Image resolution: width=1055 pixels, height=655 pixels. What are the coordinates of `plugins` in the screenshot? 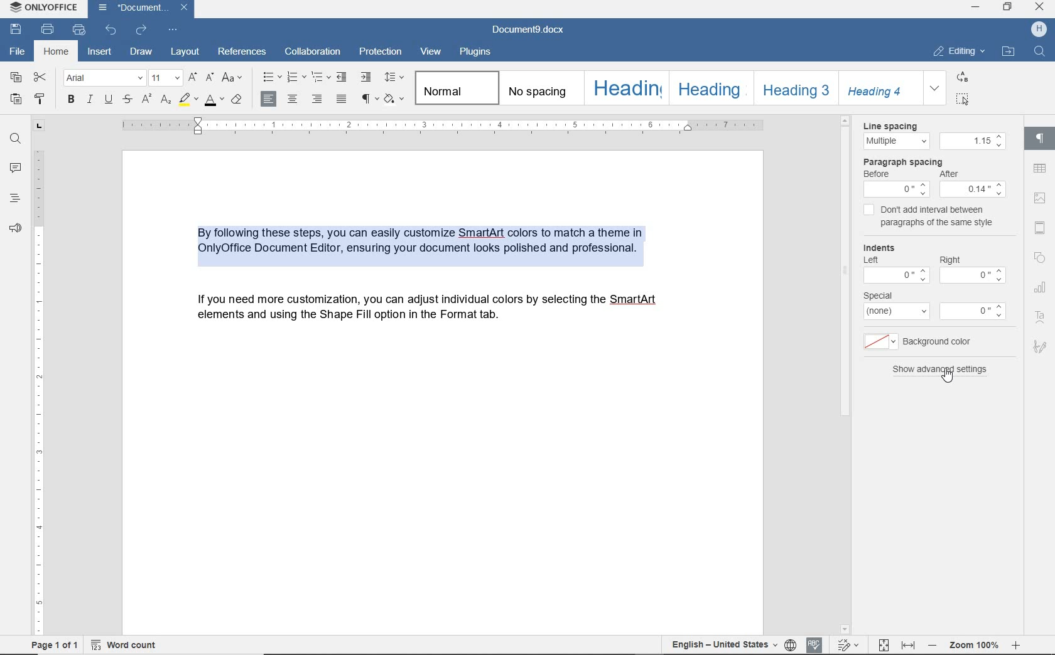 It's located at (480, 52).